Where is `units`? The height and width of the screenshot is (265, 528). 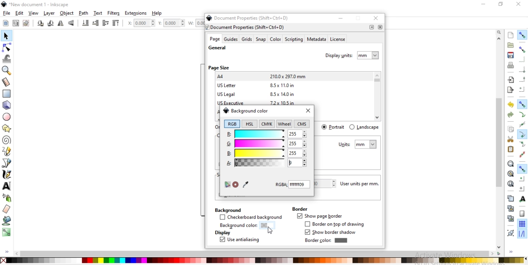 units is located at coordinates (358, 144).